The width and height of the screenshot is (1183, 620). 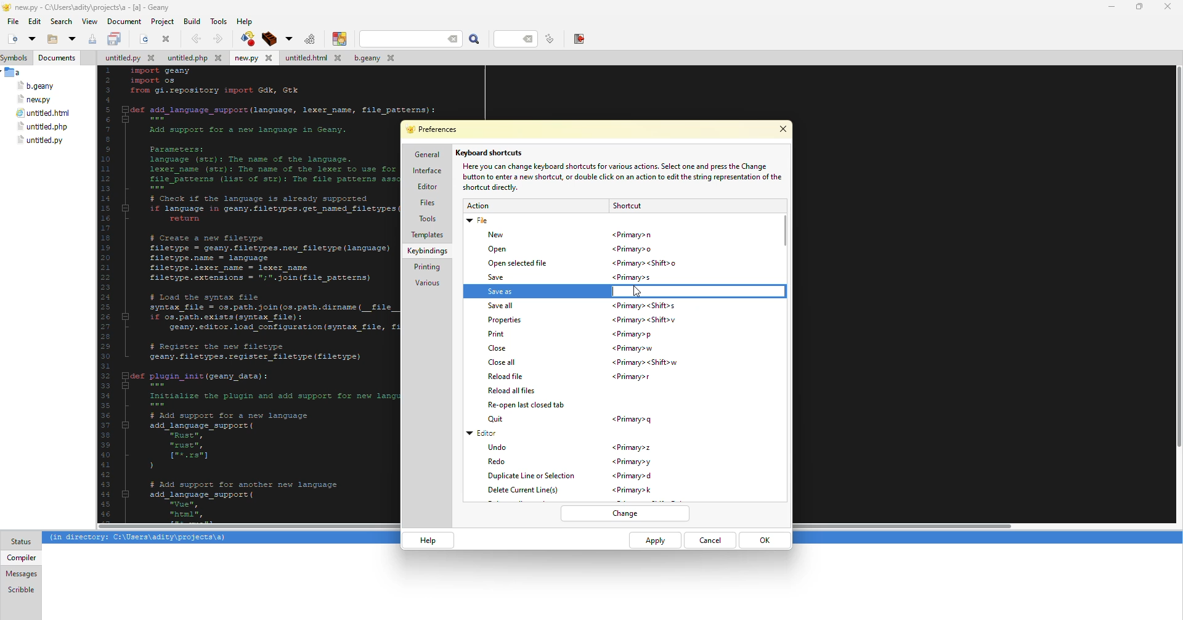 I want to click on shortcut, so click(x=635, y=250).